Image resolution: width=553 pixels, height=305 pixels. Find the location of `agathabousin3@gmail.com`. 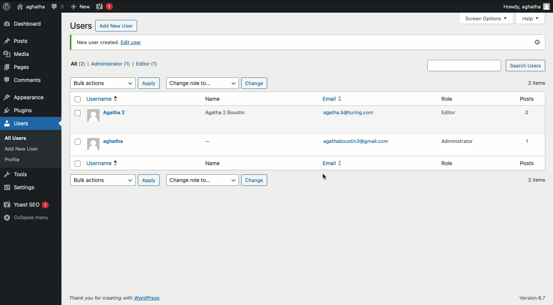

agathabousin3@gmail.com is located at coordinates (354, 143).